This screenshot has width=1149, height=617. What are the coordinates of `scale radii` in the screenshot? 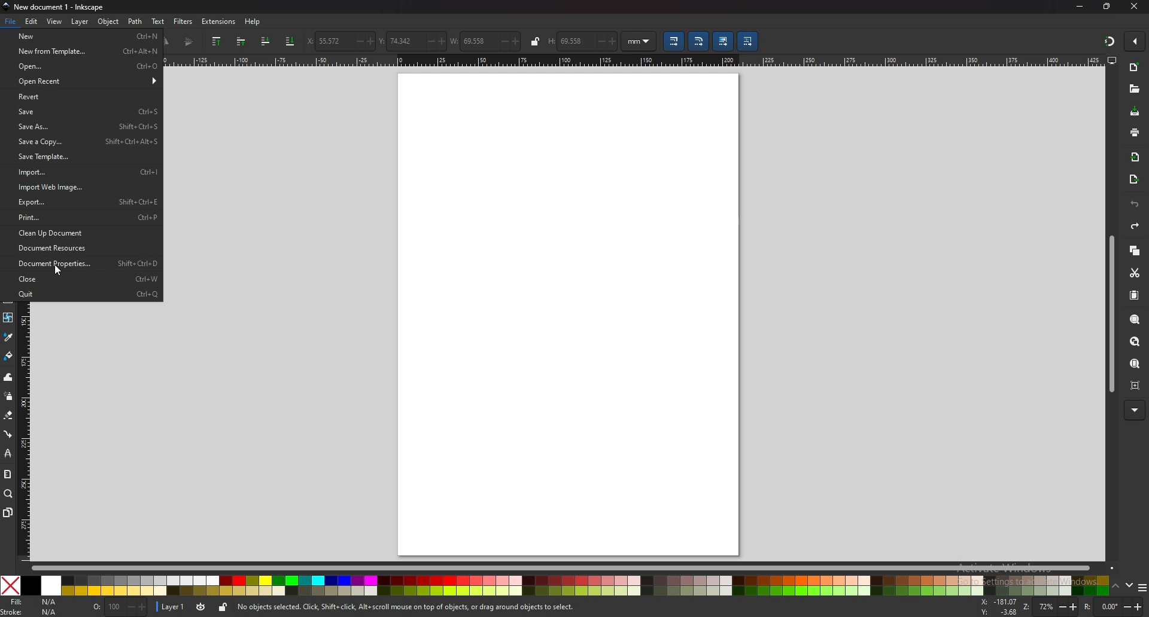 It's located at (698, 41).